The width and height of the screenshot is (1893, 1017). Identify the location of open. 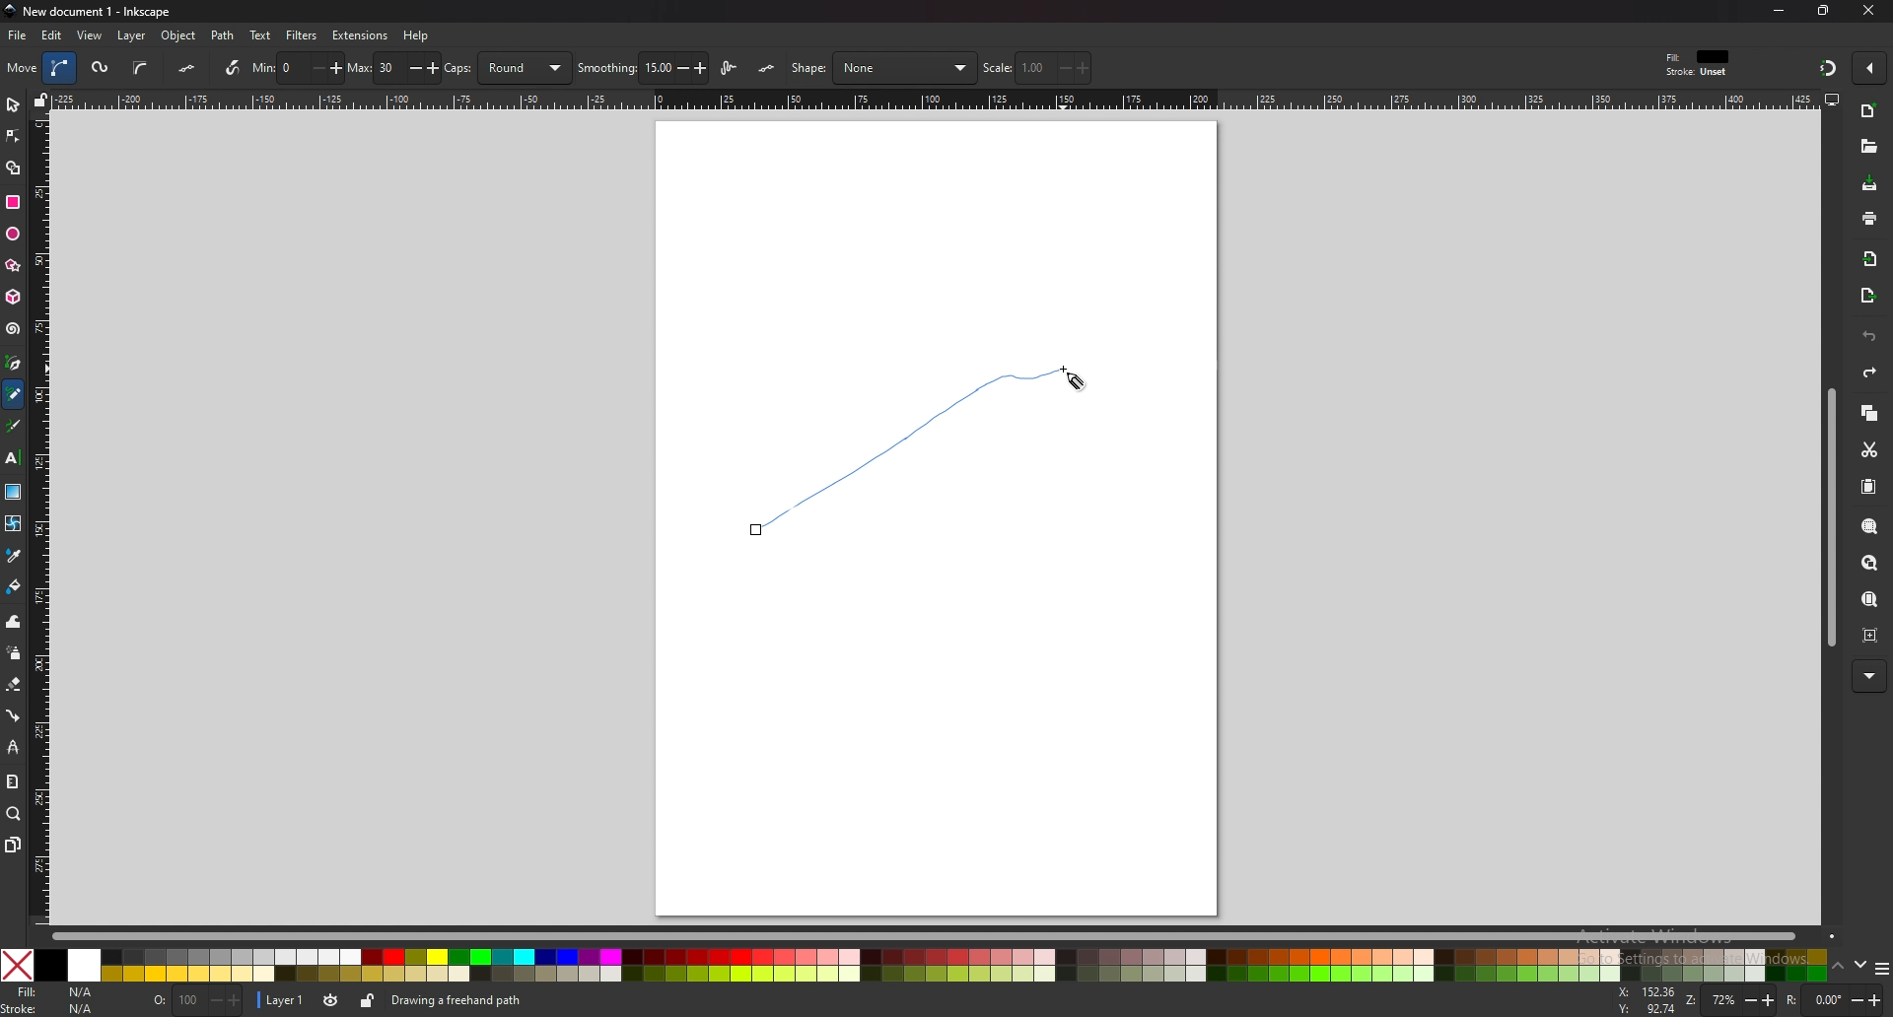
(1870, 145).